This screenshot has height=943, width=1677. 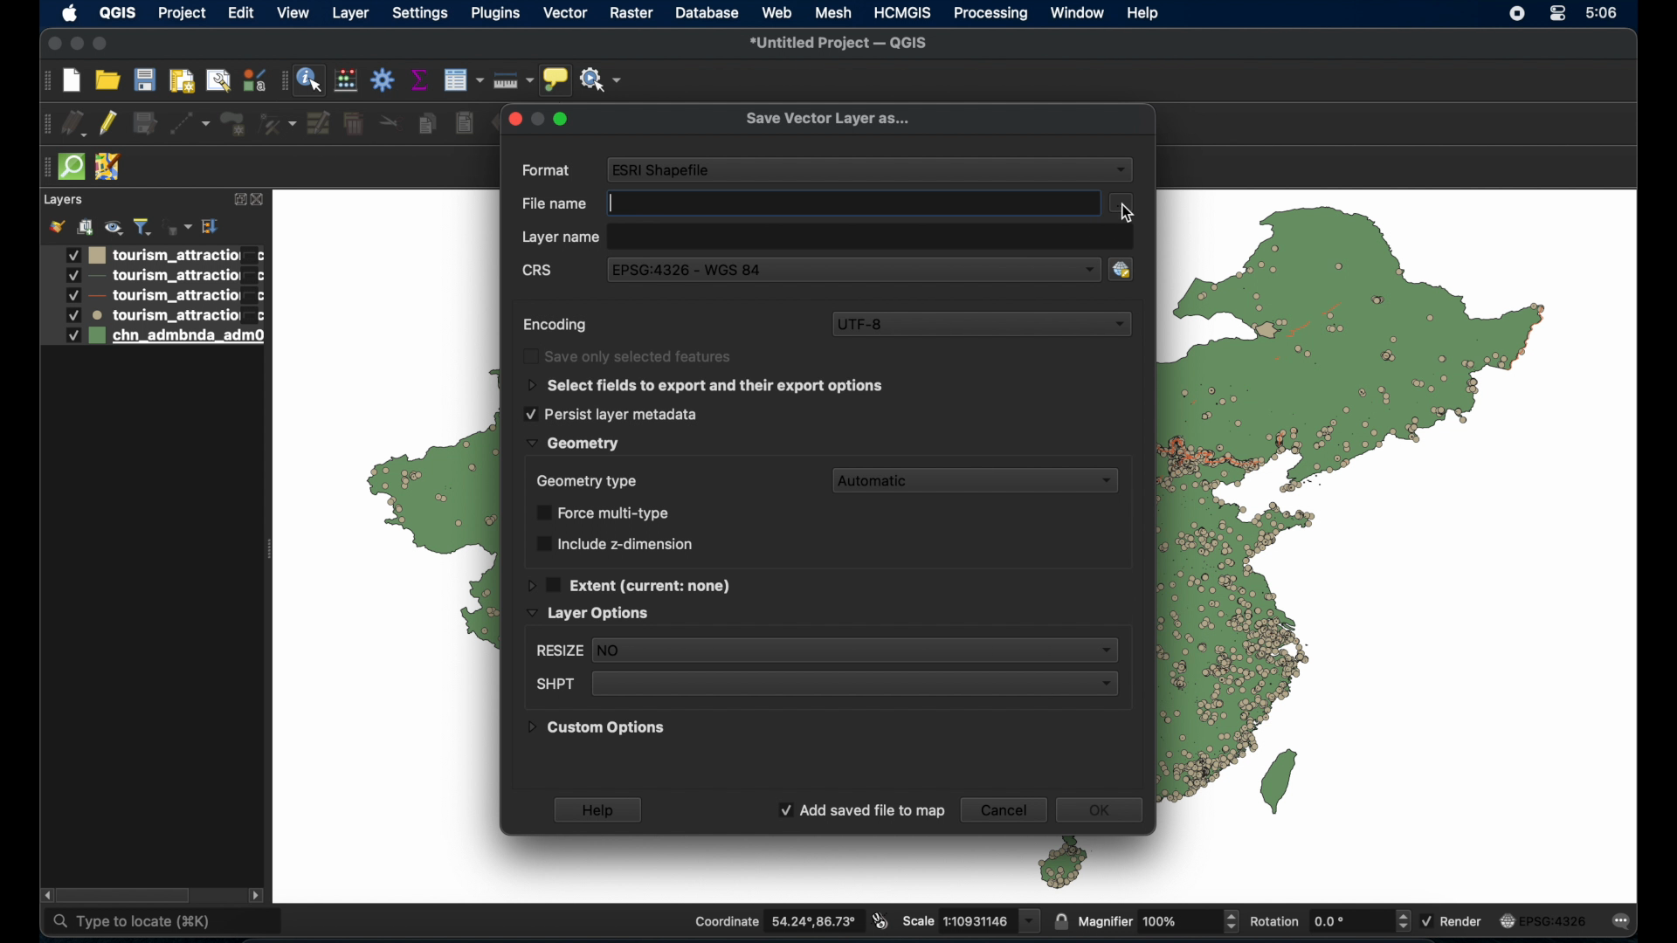 I want to click on print layout, so click(x=183, y=79).